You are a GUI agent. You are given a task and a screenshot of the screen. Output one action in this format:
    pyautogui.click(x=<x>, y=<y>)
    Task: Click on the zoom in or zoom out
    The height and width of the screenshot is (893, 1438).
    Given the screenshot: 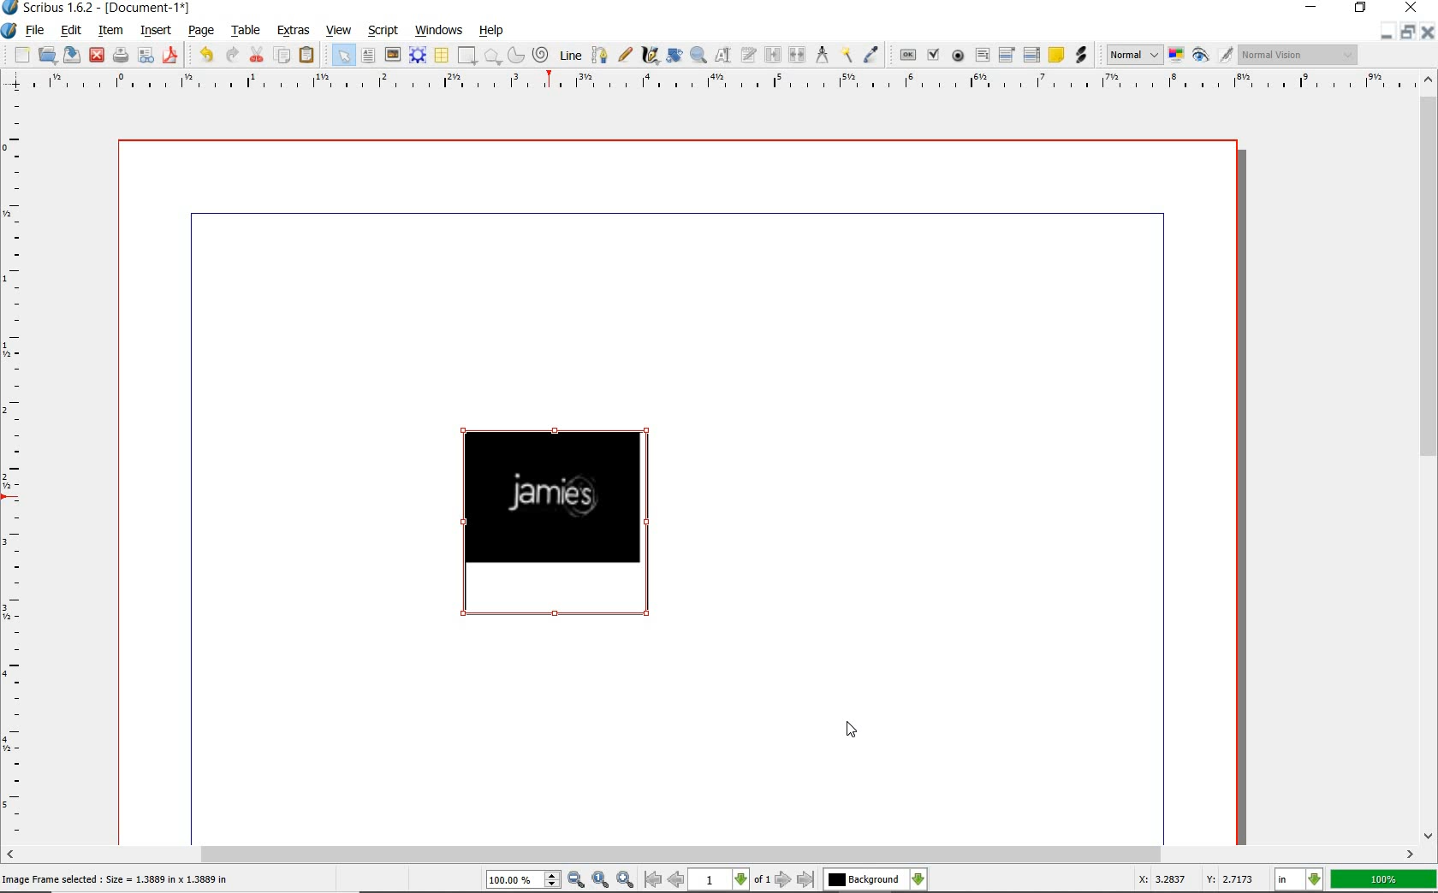 What is the action you would take?
    pyautogui.click(x=698, y=55)
    